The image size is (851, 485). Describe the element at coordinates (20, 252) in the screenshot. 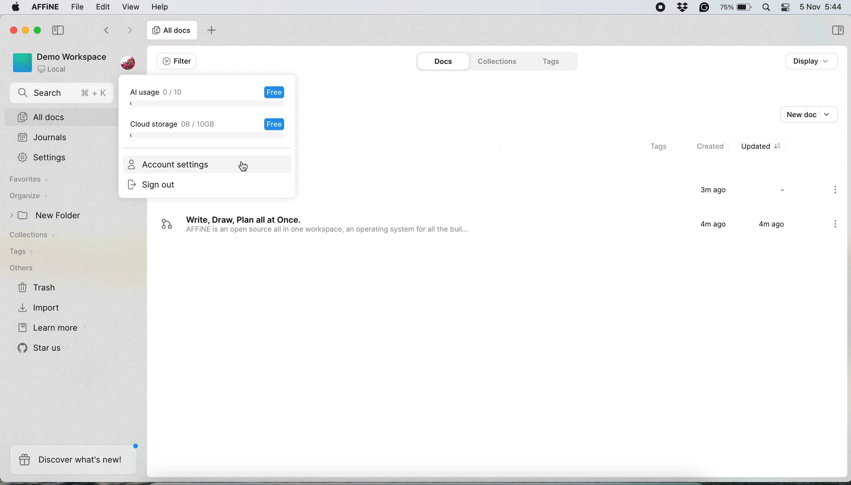

I see `tags` at that location.